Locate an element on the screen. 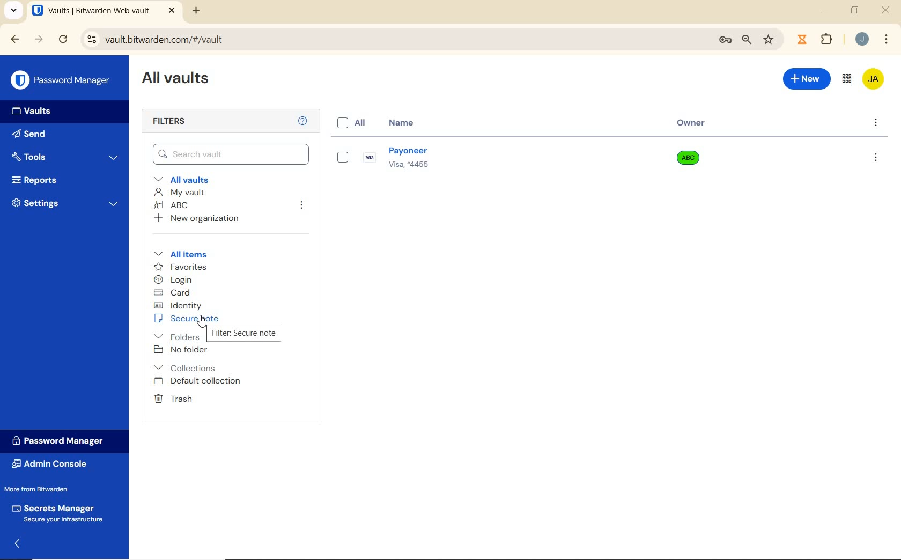 This screenshot has width=901, height=560. eye box is located at coordinates (344, 159).